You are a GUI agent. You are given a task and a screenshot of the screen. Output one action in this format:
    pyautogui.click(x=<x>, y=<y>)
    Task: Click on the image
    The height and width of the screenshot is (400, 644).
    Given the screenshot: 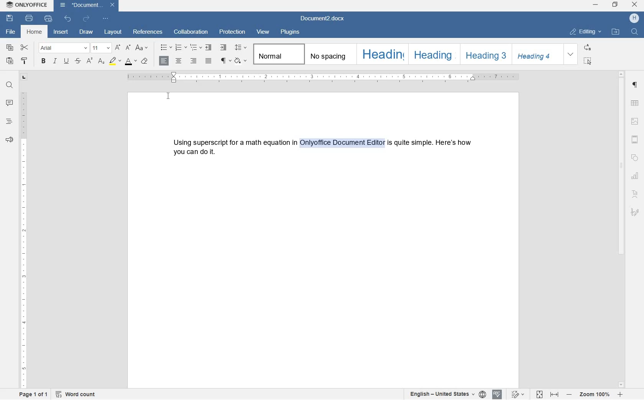 What is the action you would take?
    pyautogui.click(x=635, y=121)
    